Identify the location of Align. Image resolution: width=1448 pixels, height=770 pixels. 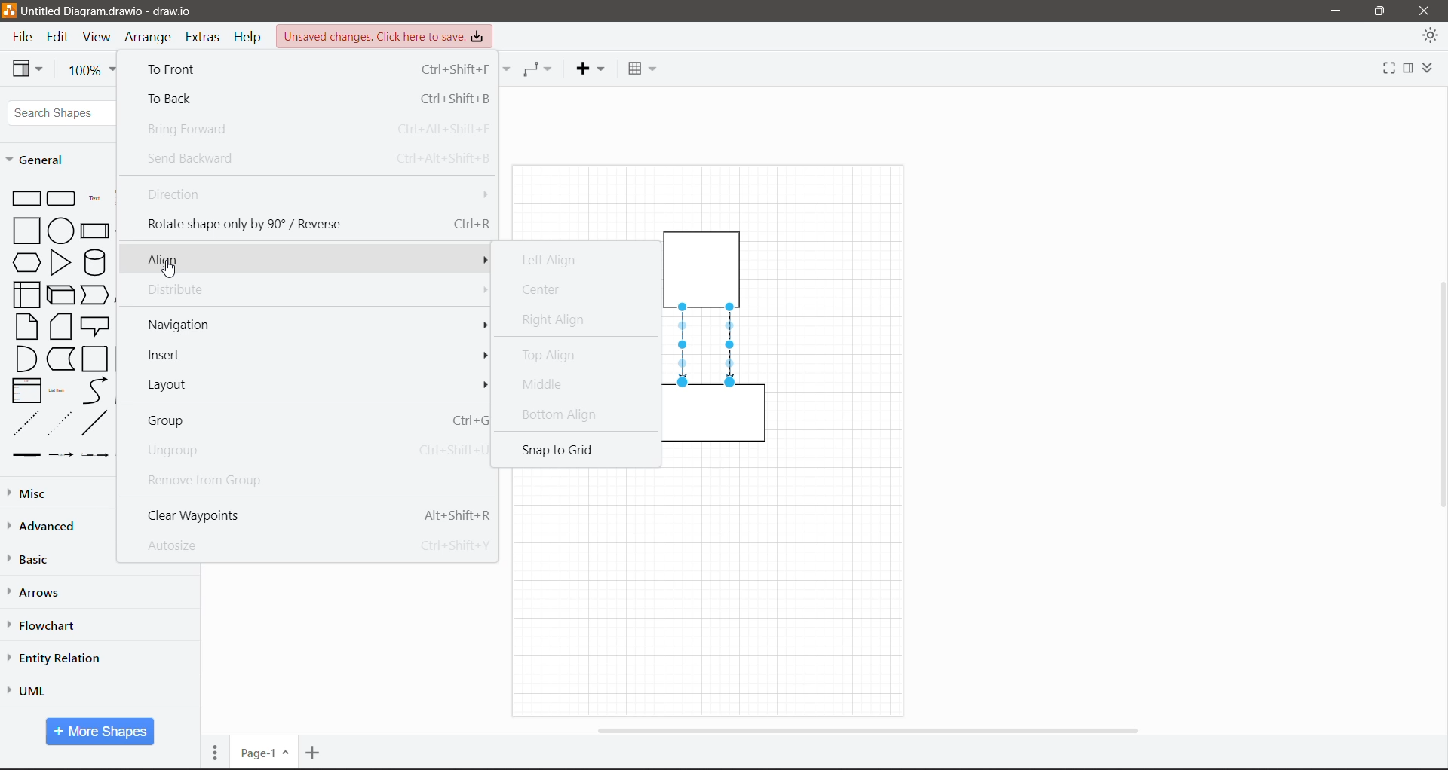
(310, 258).